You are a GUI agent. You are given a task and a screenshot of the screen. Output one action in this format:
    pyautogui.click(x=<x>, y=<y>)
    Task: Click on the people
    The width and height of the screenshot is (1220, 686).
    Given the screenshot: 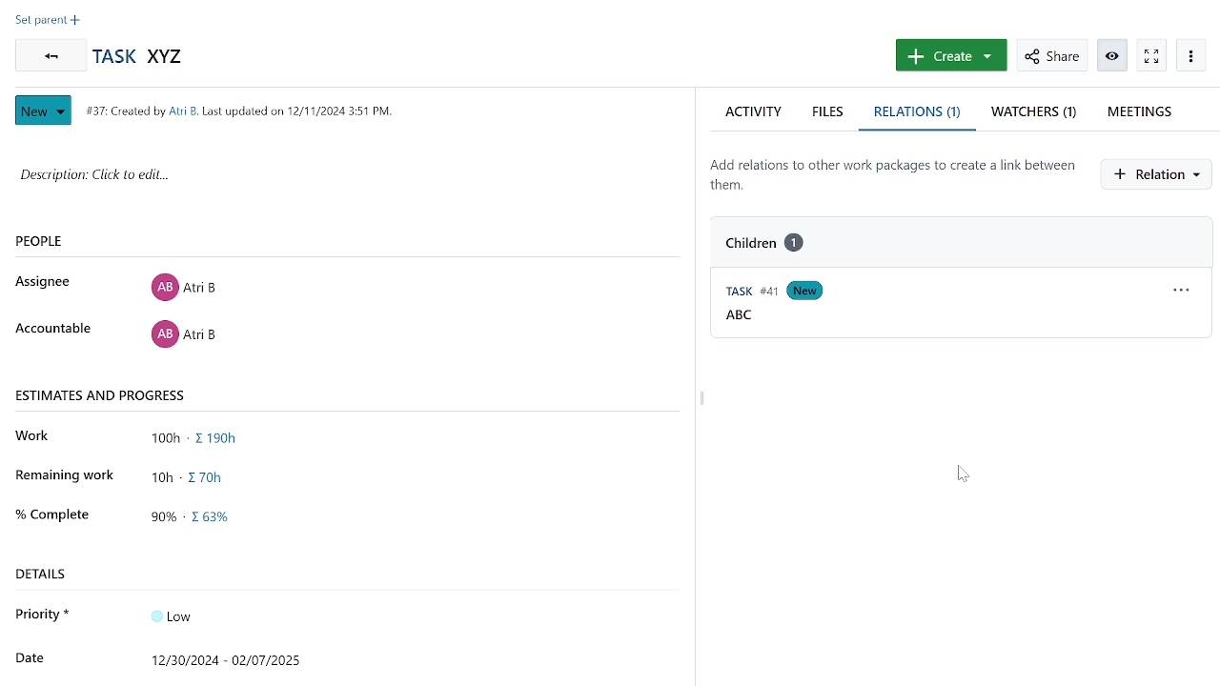 What is the action you would take?
    pyautogui.click(x=71, y=242)
    